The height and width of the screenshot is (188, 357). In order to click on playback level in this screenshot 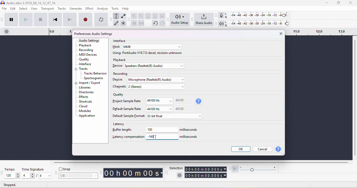, I will do `click(259, 23)`.